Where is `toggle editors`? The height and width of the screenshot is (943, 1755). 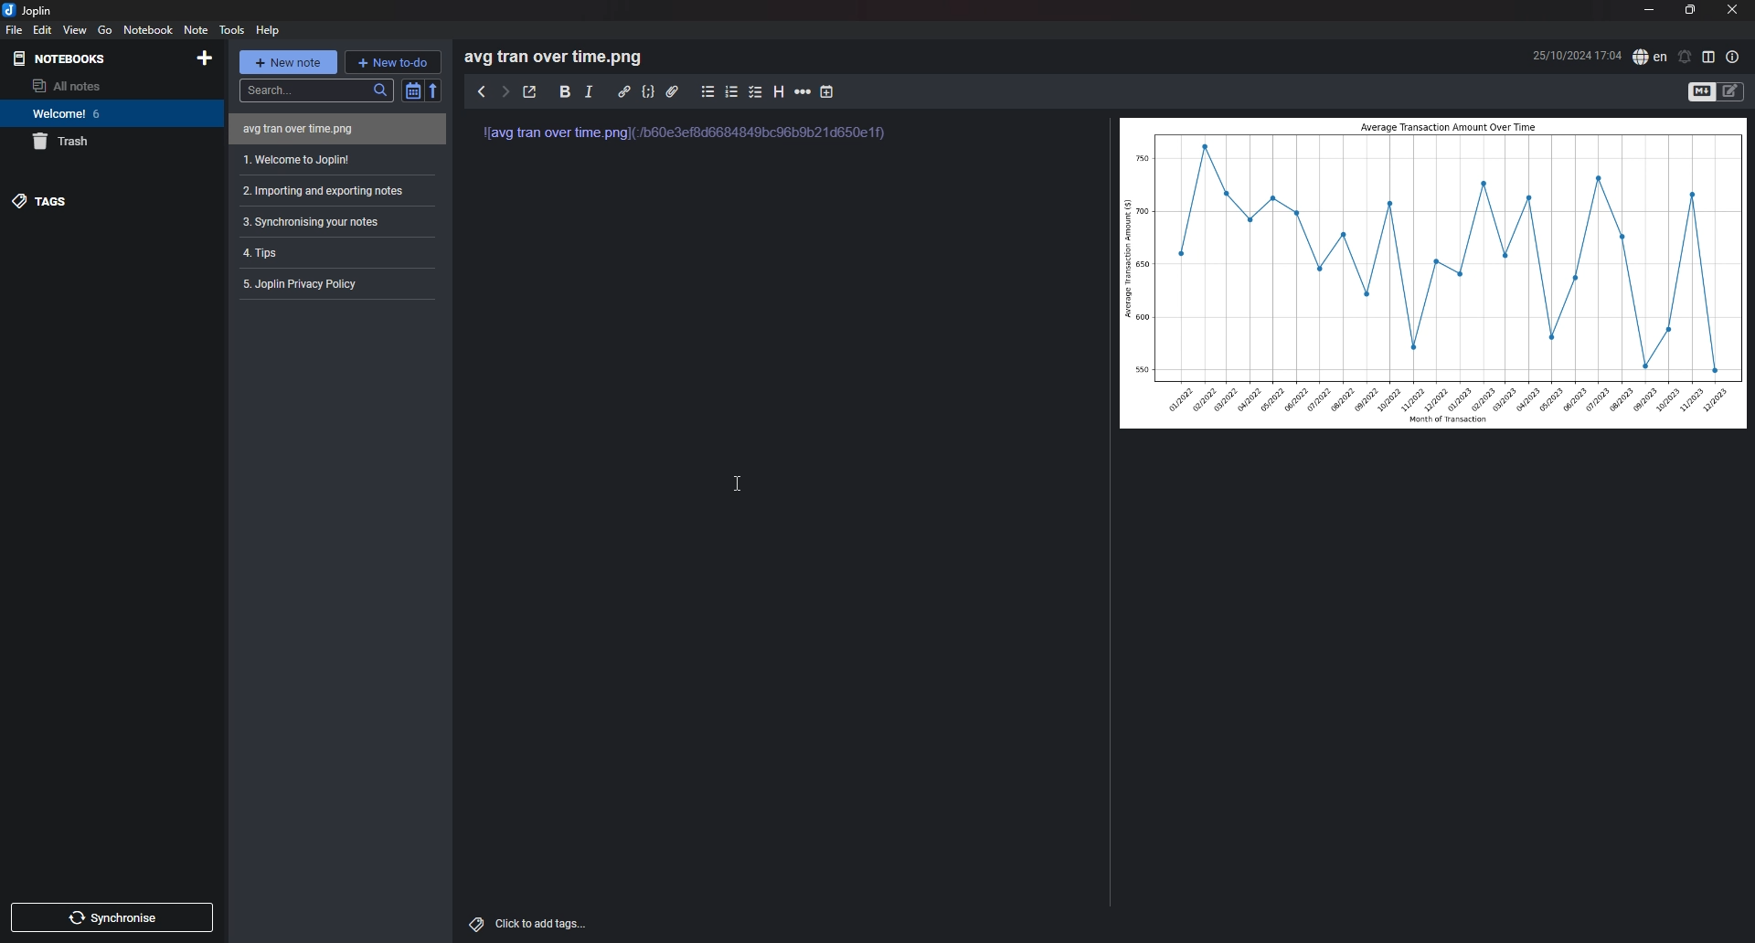
toggle editors is located at coordinates (1731, 91).